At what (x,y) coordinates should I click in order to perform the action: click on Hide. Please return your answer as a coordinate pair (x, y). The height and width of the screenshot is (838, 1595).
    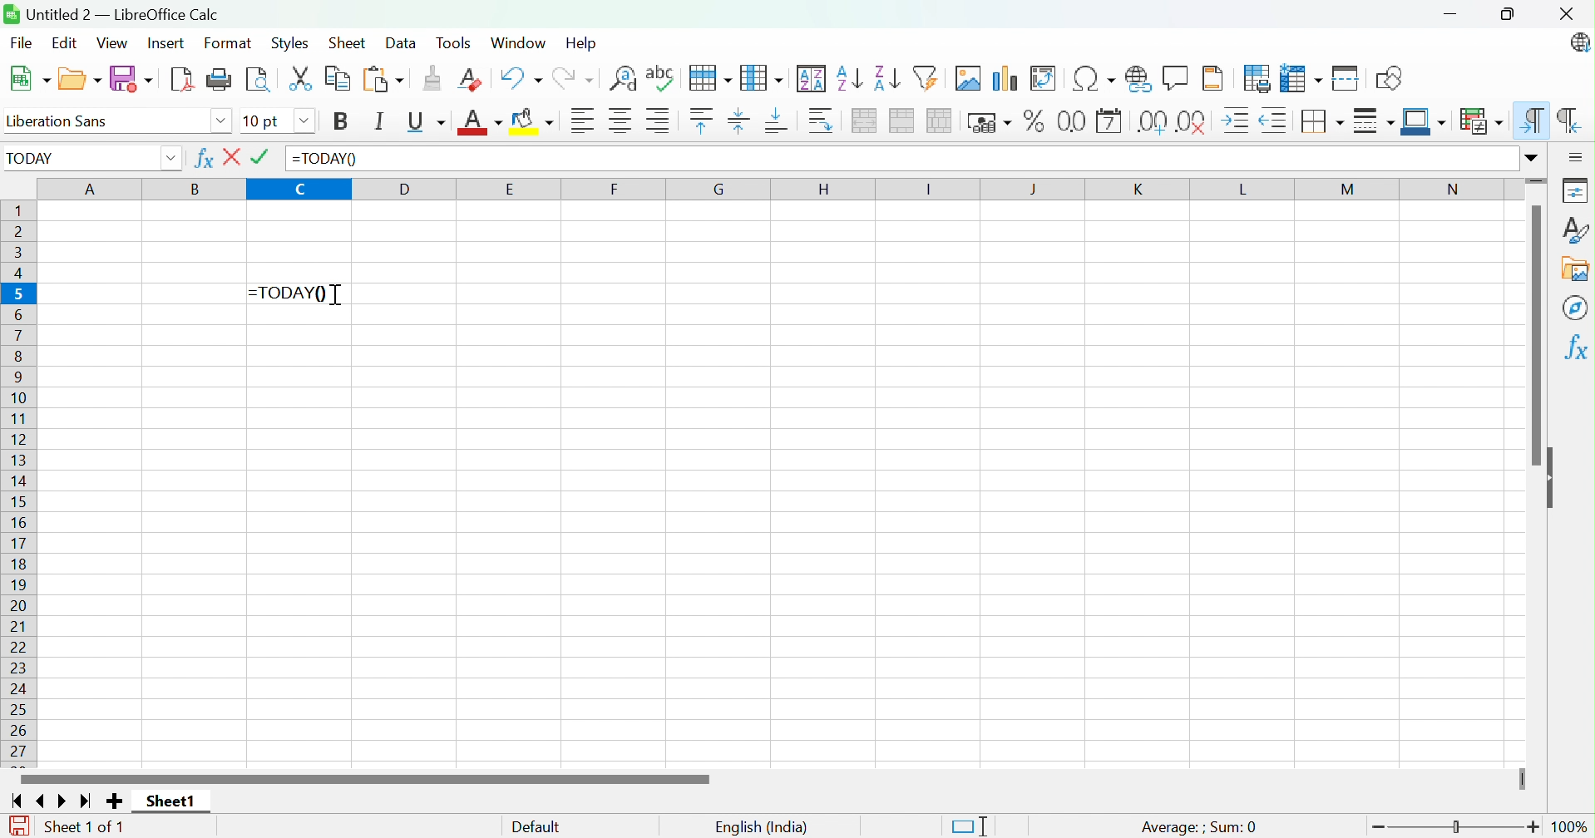
    Looking at the image, I should click on (1554, 480).